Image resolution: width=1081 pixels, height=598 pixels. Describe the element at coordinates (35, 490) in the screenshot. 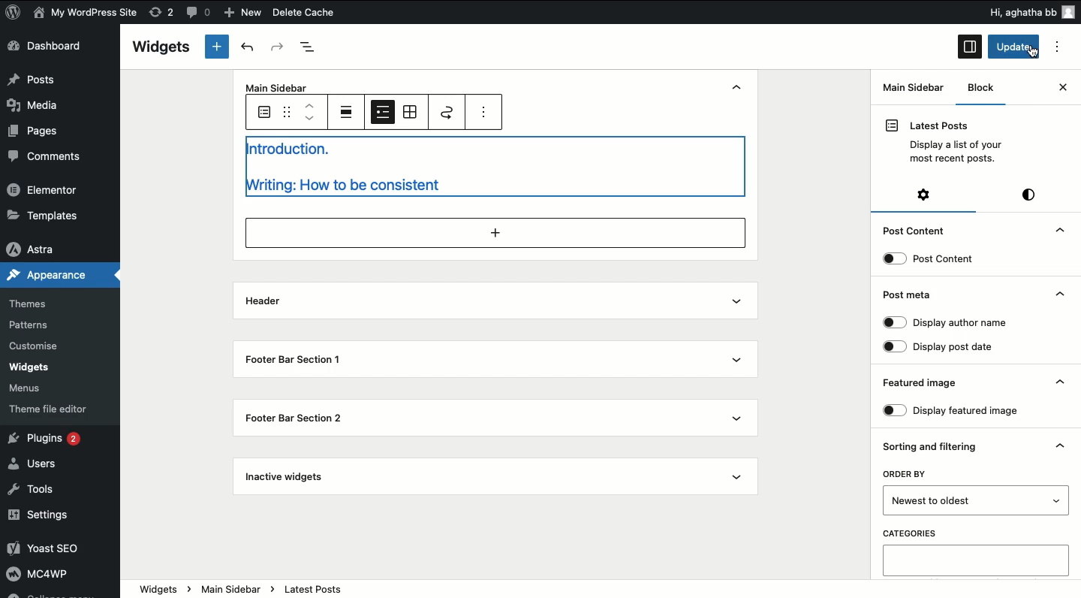

I see `Tools` at that location.